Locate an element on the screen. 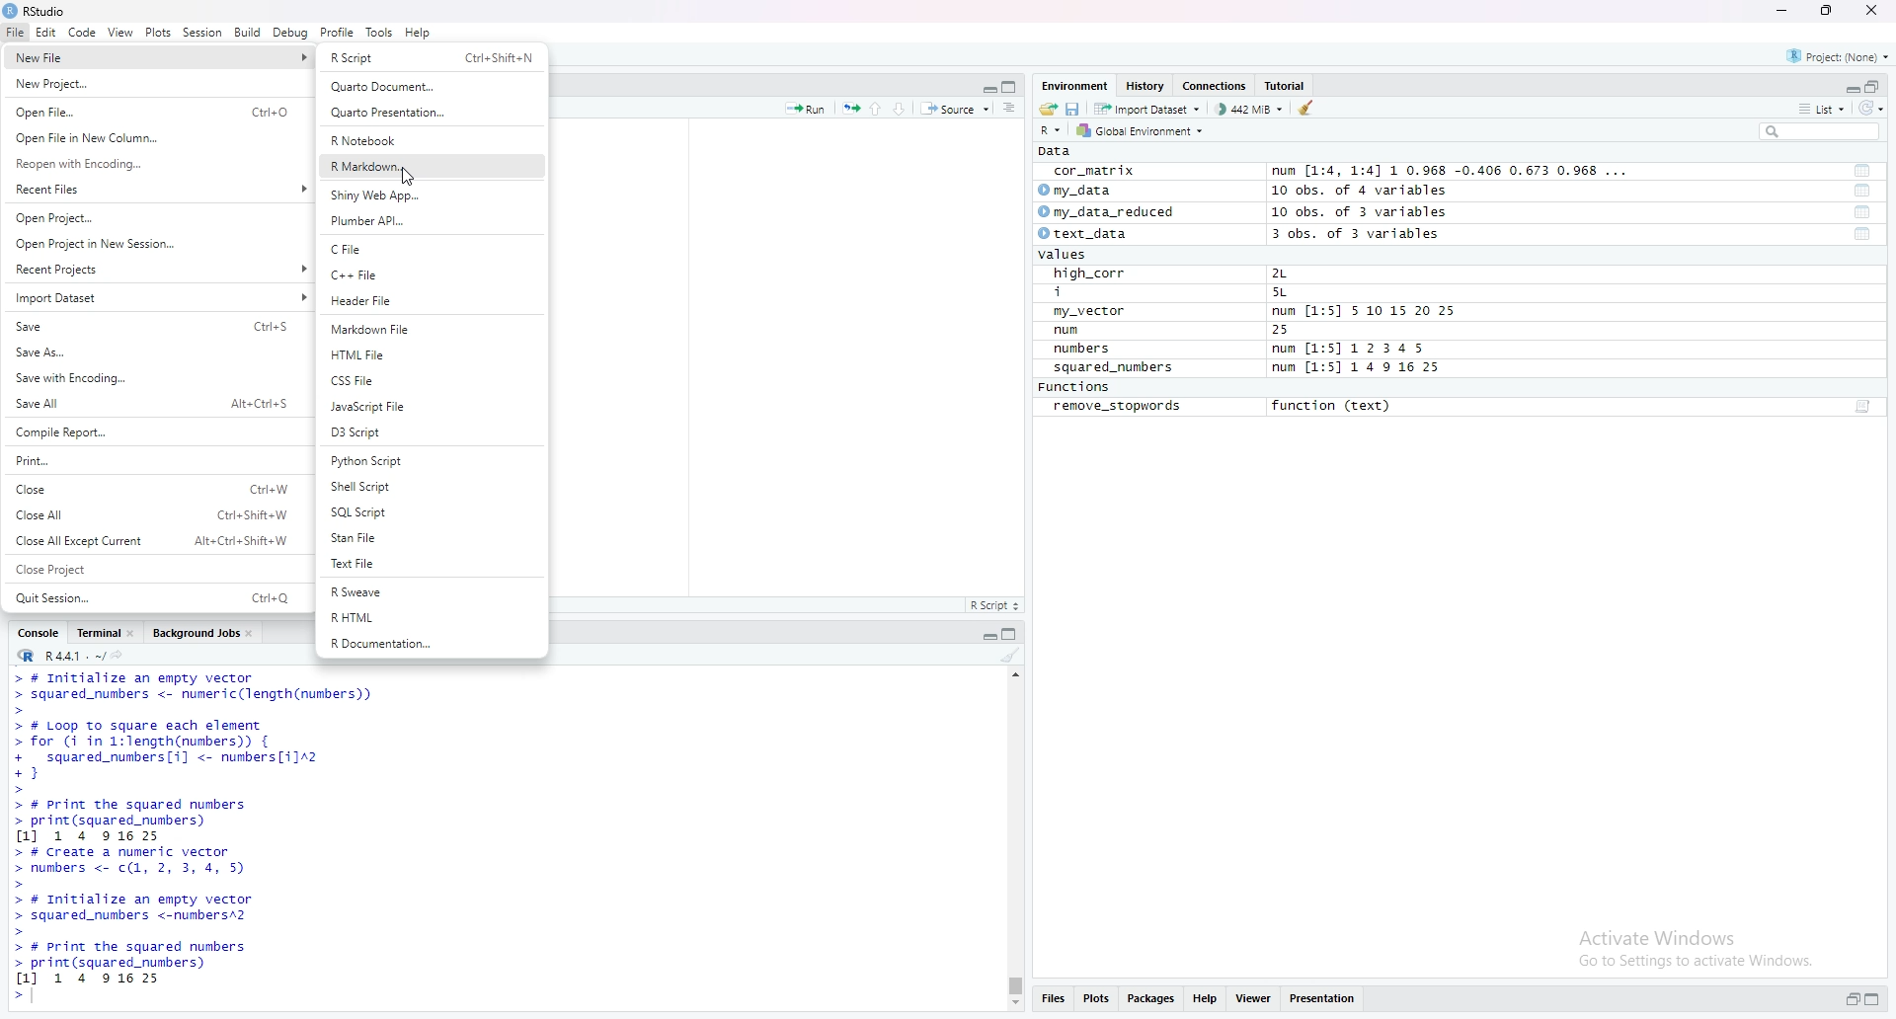  Cursor is located at coordinates (408, 178).